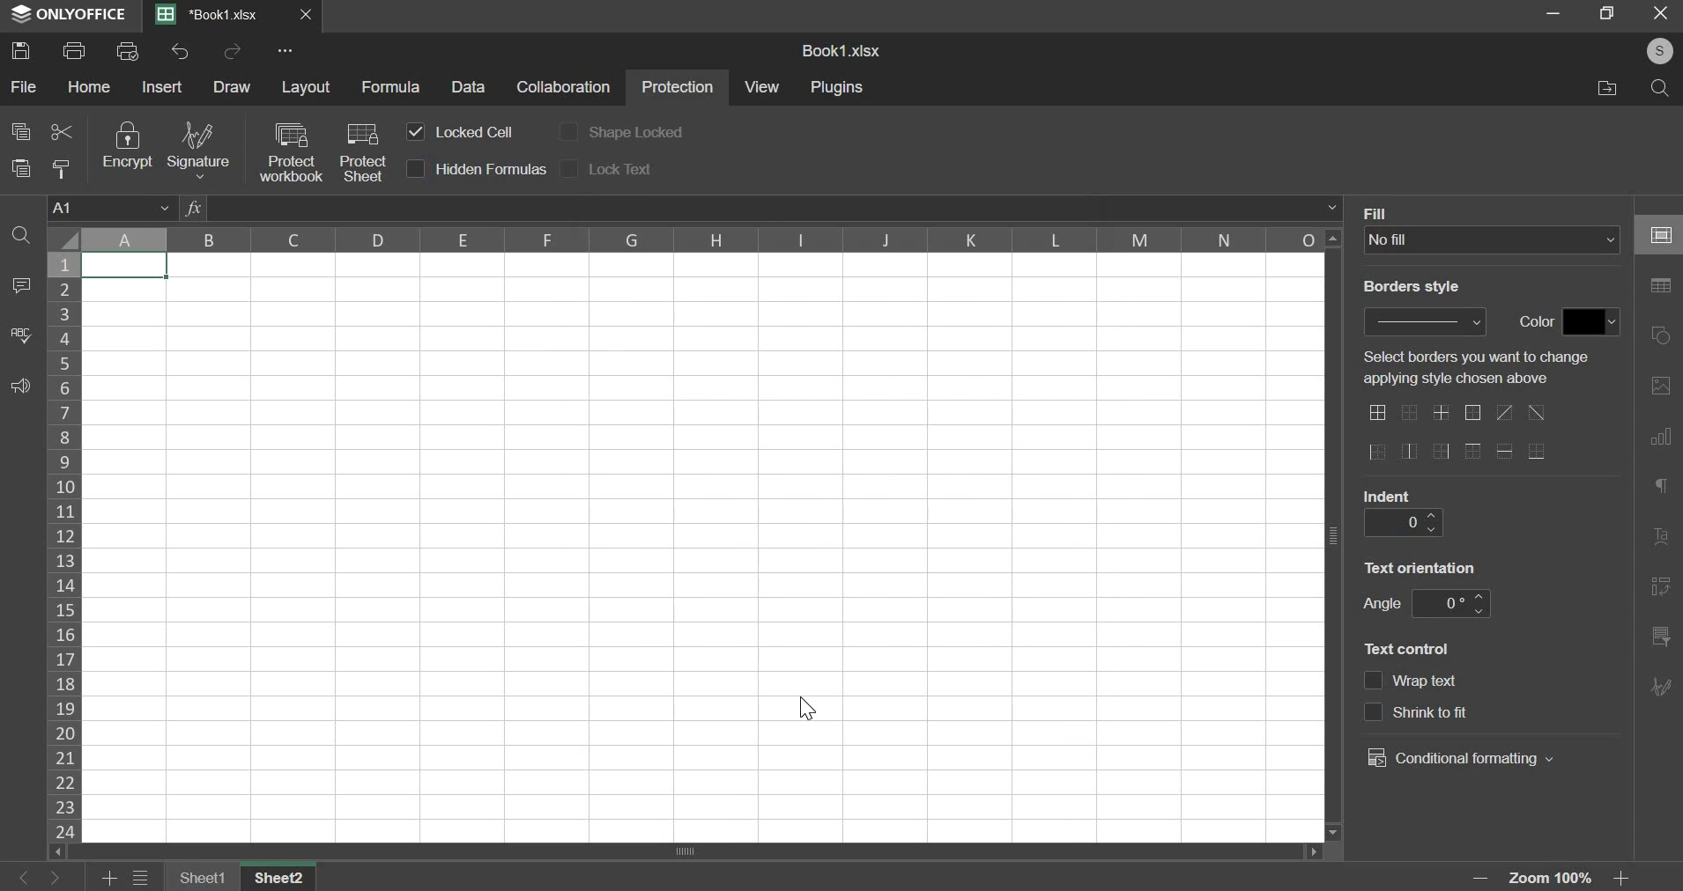 The image size is (1683, 891). Describe the element at coordinates (1660, 635) in the screenshot. I see `right side bar` at that location.